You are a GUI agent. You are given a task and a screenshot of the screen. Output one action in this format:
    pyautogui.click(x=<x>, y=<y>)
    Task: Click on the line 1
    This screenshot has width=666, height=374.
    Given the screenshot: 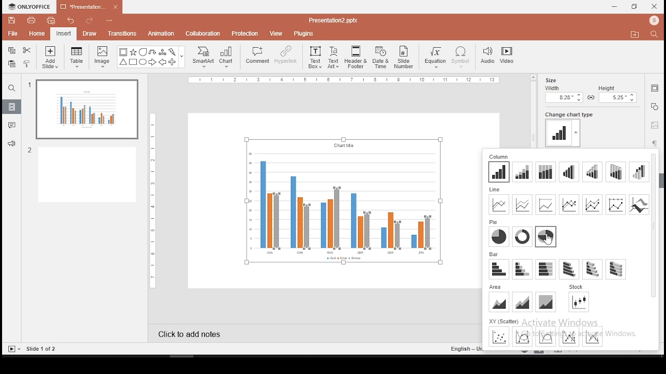 What is the action you would take?
    pyautogui.click(x=499, y=204)
    